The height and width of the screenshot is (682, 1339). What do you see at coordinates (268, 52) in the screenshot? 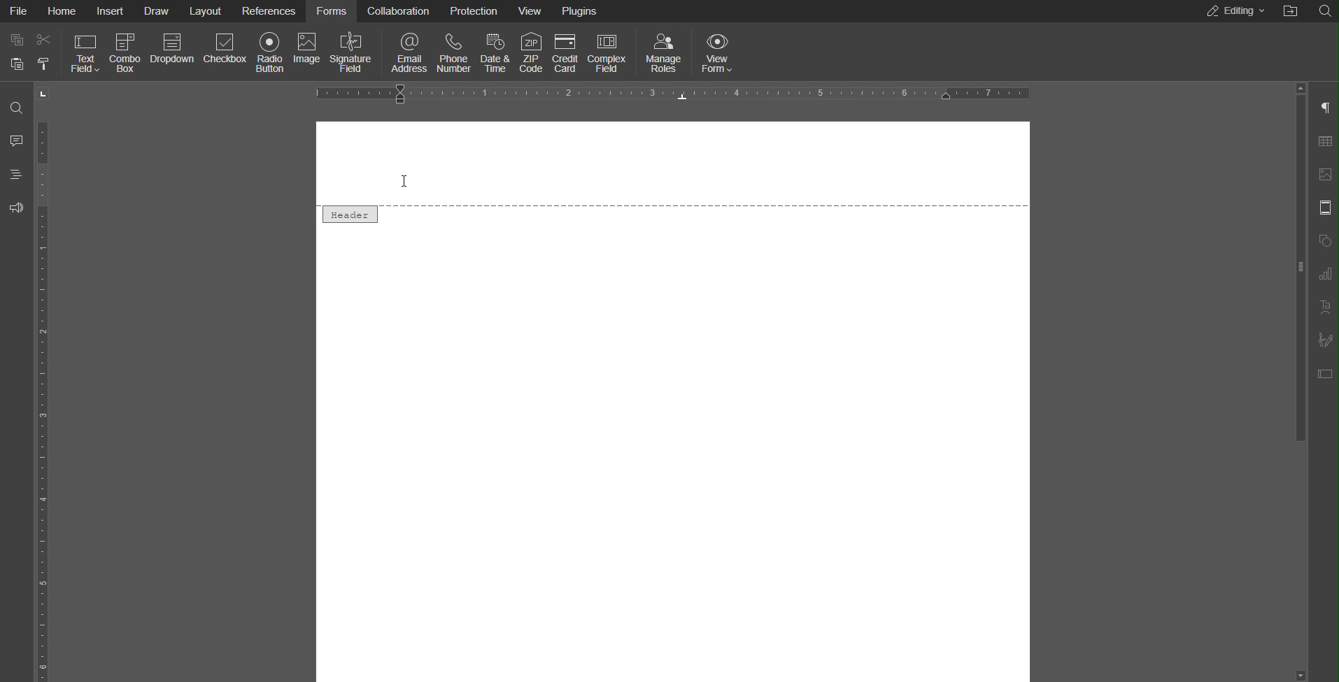
I see `Radio Button` at bounding box center [268, 52].